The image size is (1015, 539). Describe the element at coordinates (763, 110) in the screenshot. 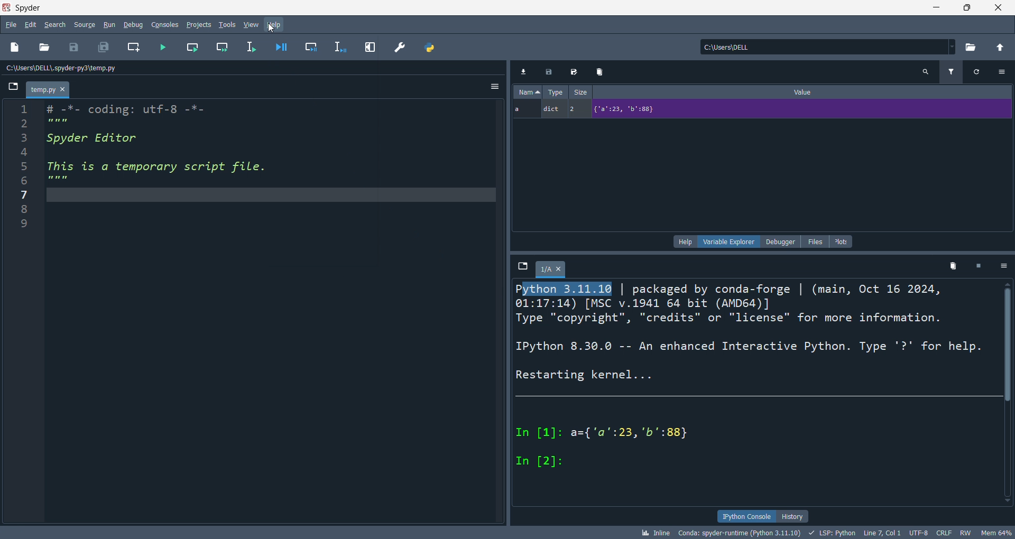

I see `a dict 2 {"2":23, 'b':88}` at that location.